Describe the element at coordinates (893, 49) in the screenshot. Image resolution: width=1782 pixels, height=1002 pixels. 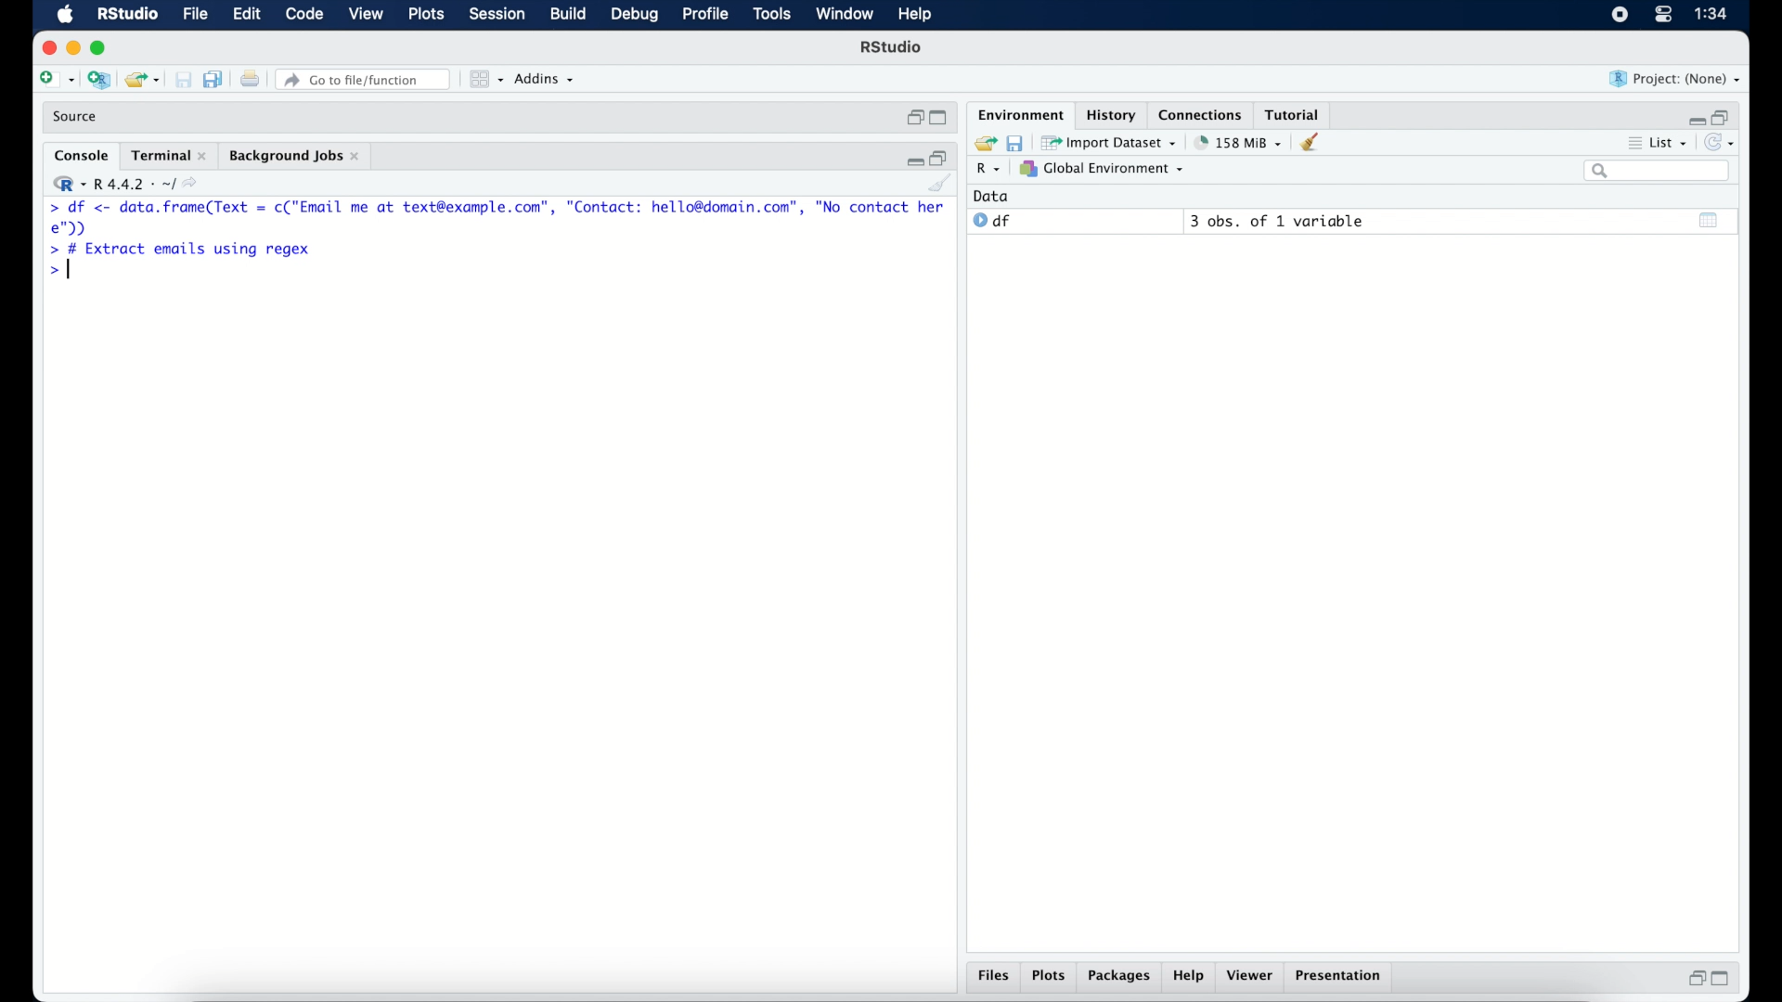
I see `R Studio` at that location.